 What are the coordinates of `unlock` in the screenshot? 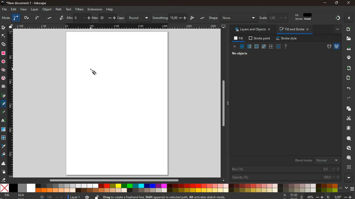 It's located at (11, 26).